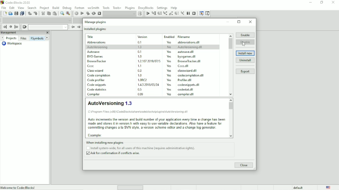 This screenshot has height=190, width=339. Describe the element at coordinates (177, 14) in the screenshot. I see `Next instruction` at that location.